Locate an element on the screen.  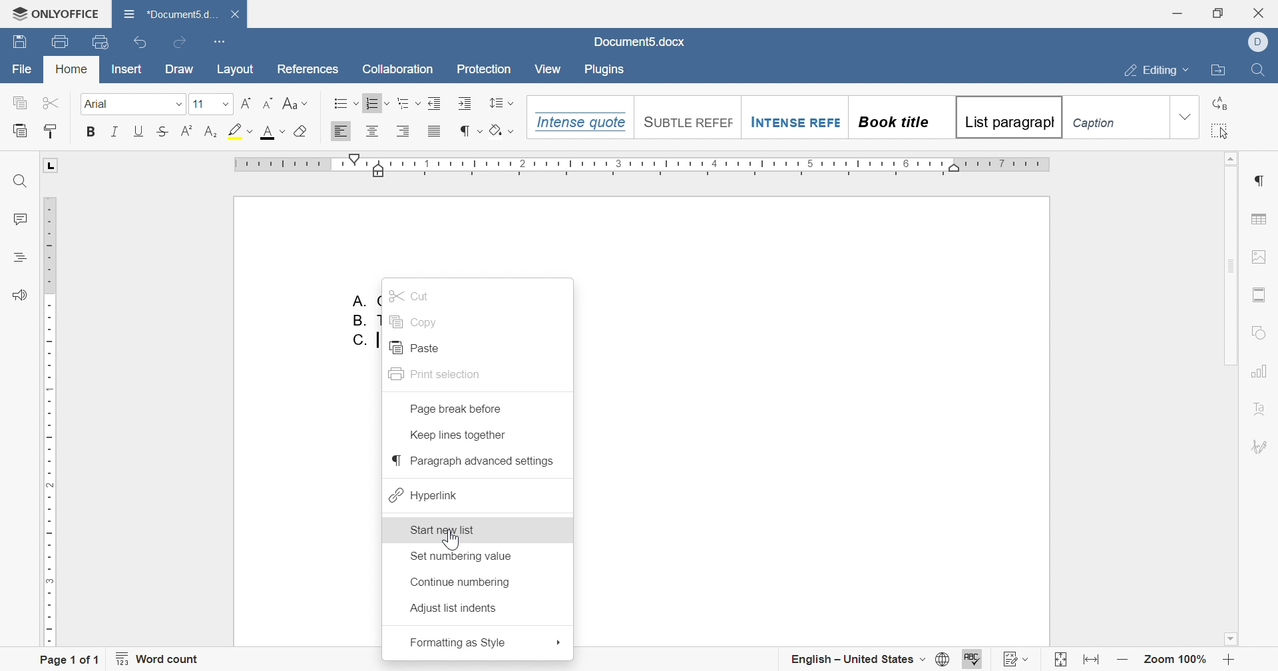
zoom 100% is located at coordinates (1175, 661).